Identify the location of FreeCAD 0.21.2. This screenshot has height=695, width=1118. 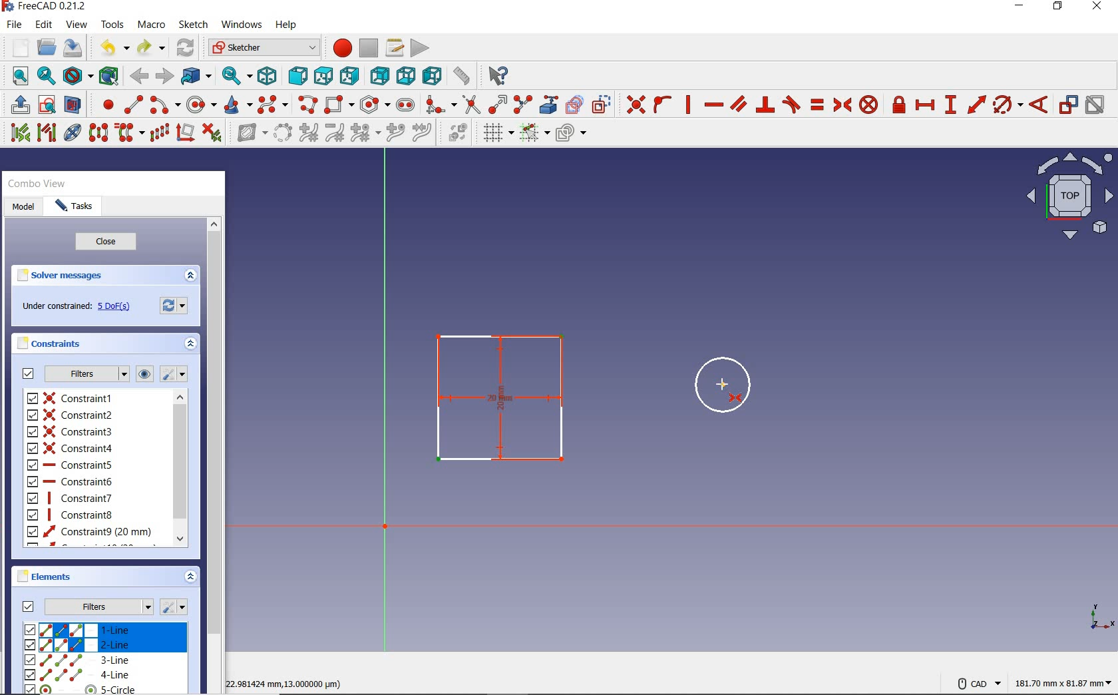
(45, 7).